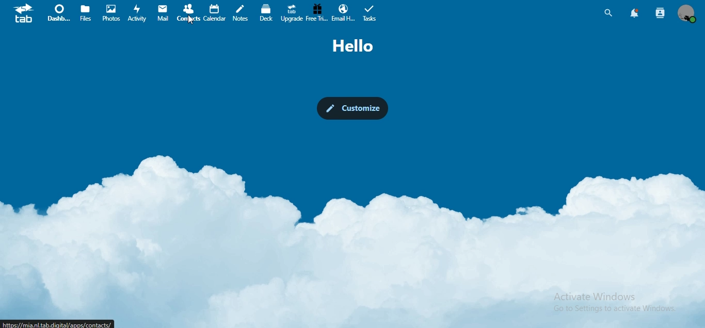 Image resolution: width=705 pixels, height=328 pixels. What do you see at coordinates (25, 13) in the screenshot?
I see `icon` at bounding box center [25, 13].